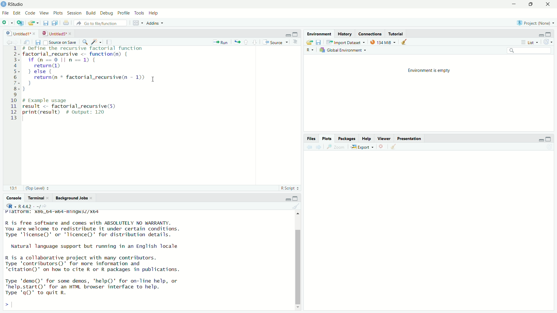  What do you see at coordinates (385, 138) in the screenshot?
I see `Viewer` at bounding box center [385, 138].